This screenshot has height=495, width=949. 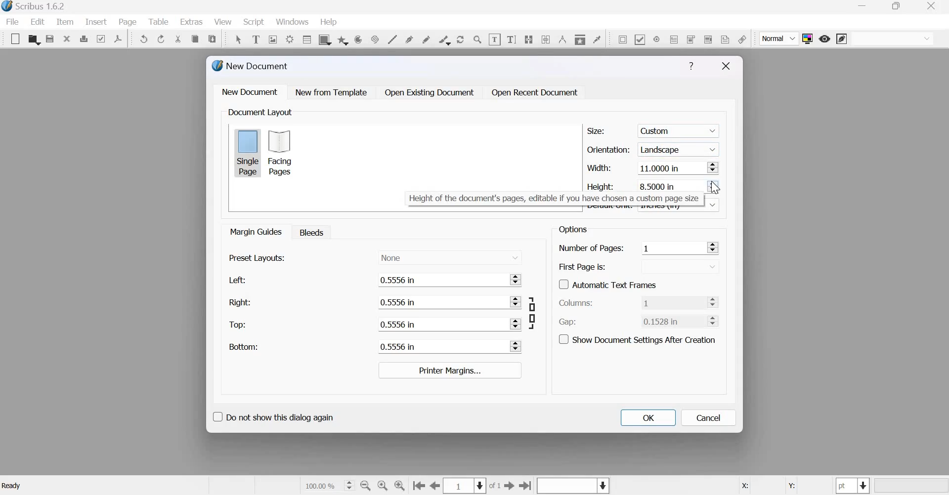 I want to click on Bottom:, so click(x=243, y=346).